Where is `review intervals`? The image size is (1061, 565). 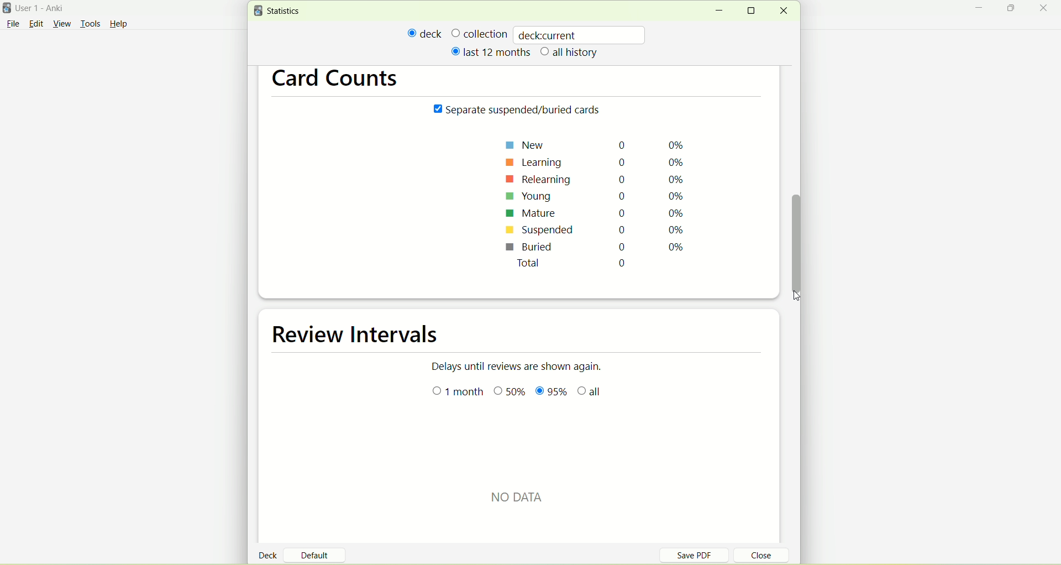 review intervals is located at coordinates (364, 336).